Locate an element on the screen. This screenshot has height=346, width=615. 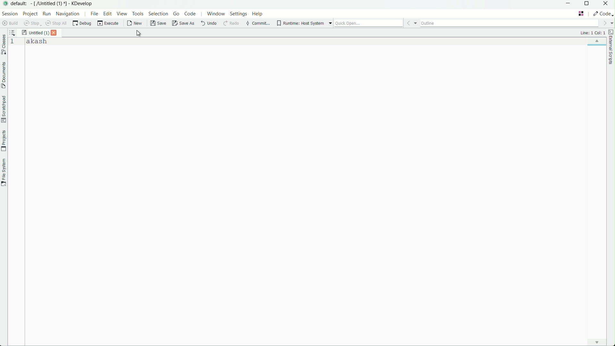
[/untitled] is located at coordinates (49, 4).